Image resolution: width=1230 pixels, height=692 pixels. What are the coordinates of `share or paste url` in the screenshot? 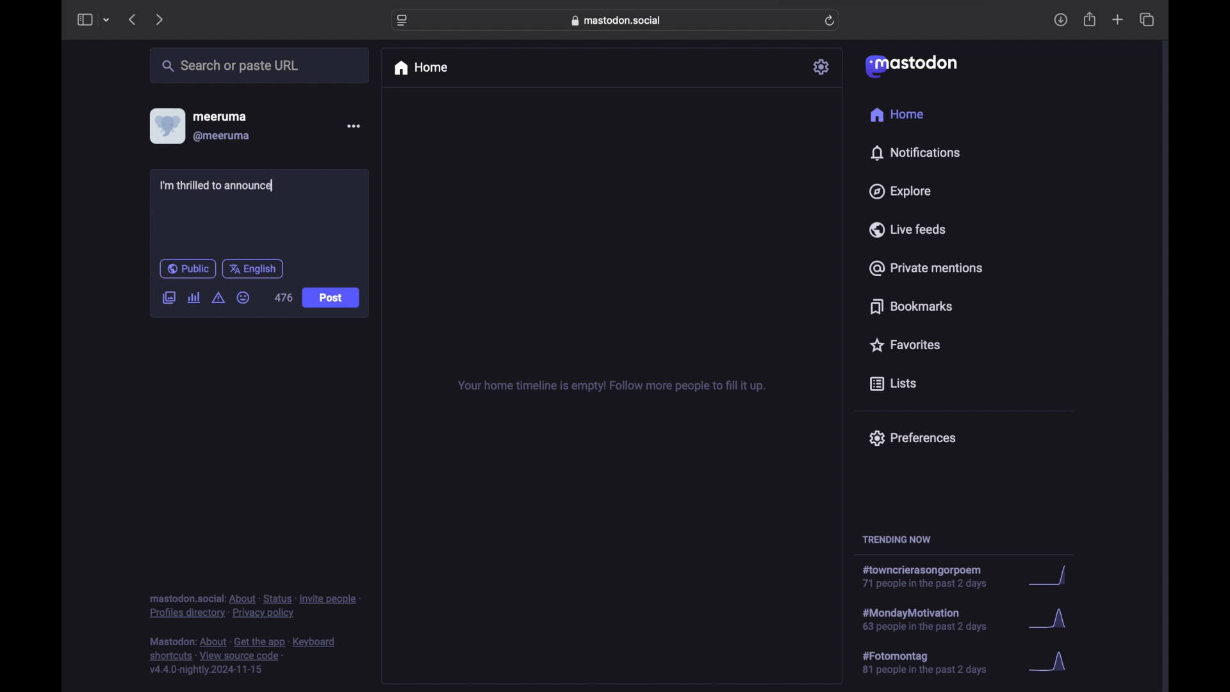 It's located at (231, 65).